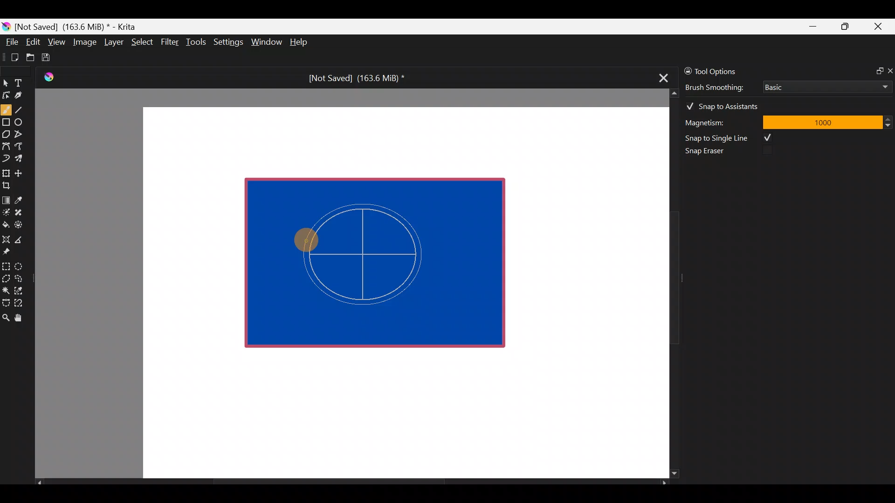 This screenshot has height=503, width=895. What do you see at coordinates (875, 70) in the screenshot?
I see `Float docker` at bounding box center [875, 70].